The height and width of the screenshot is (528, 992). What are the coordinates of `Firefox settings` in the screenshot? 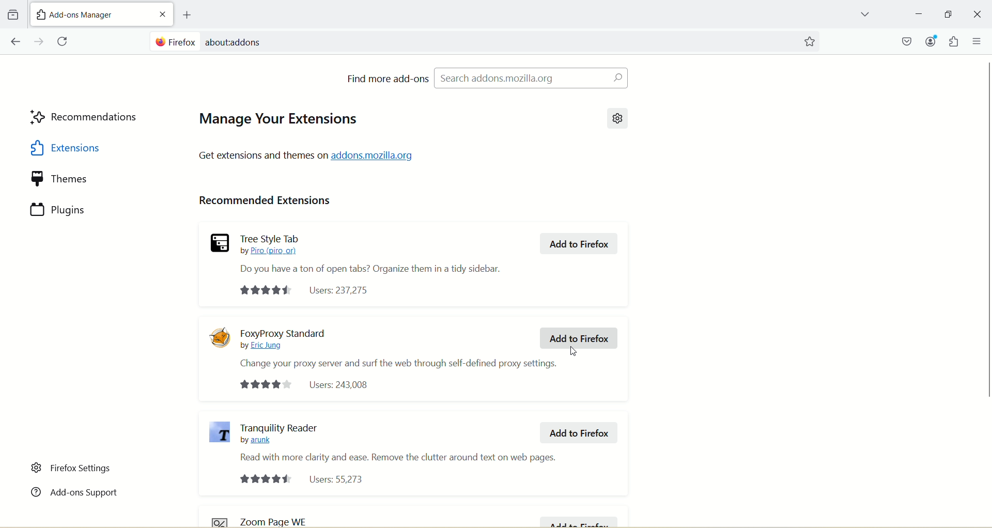 It's located at (72, 468).